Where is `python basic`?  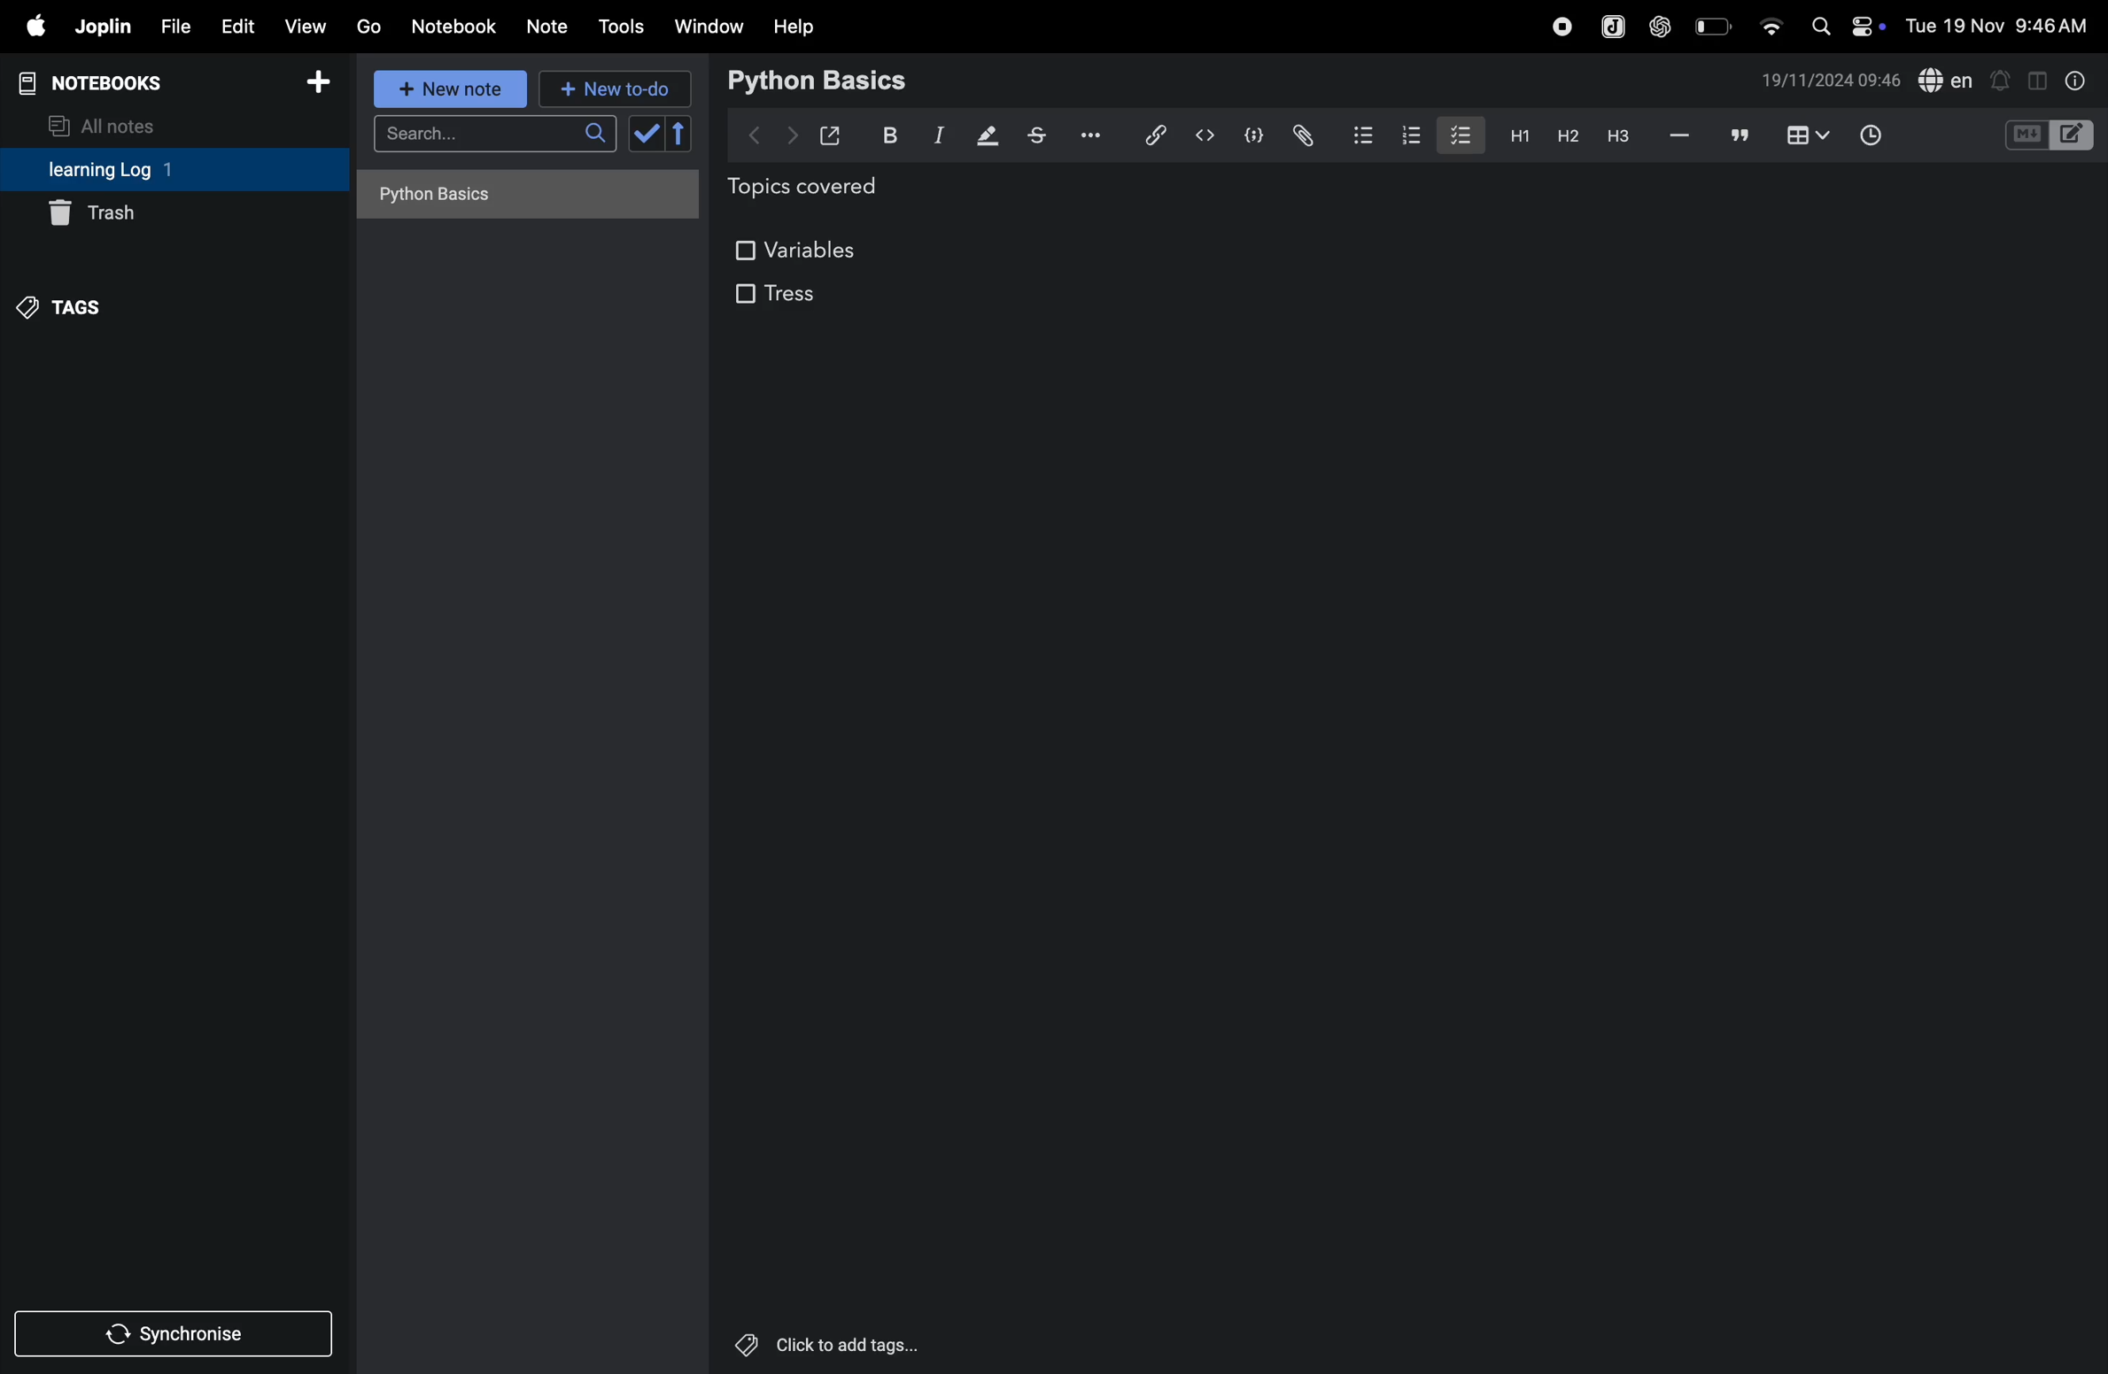 python basic is located at coordinates (820, 79).